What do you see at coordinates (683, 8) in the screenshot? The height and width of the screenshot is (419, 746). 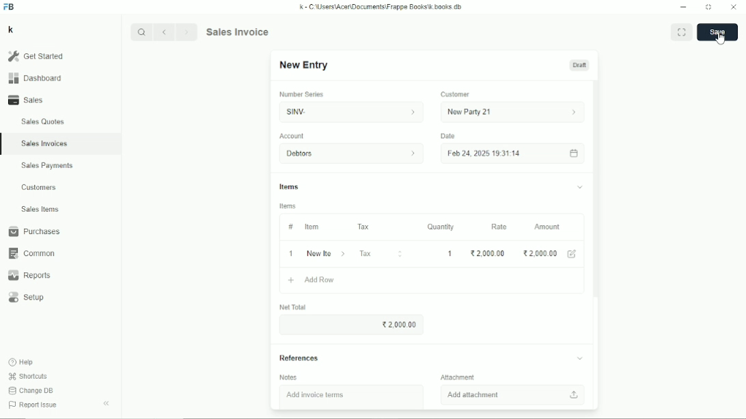 I see `Minimize` at bounding box center [683, 8].